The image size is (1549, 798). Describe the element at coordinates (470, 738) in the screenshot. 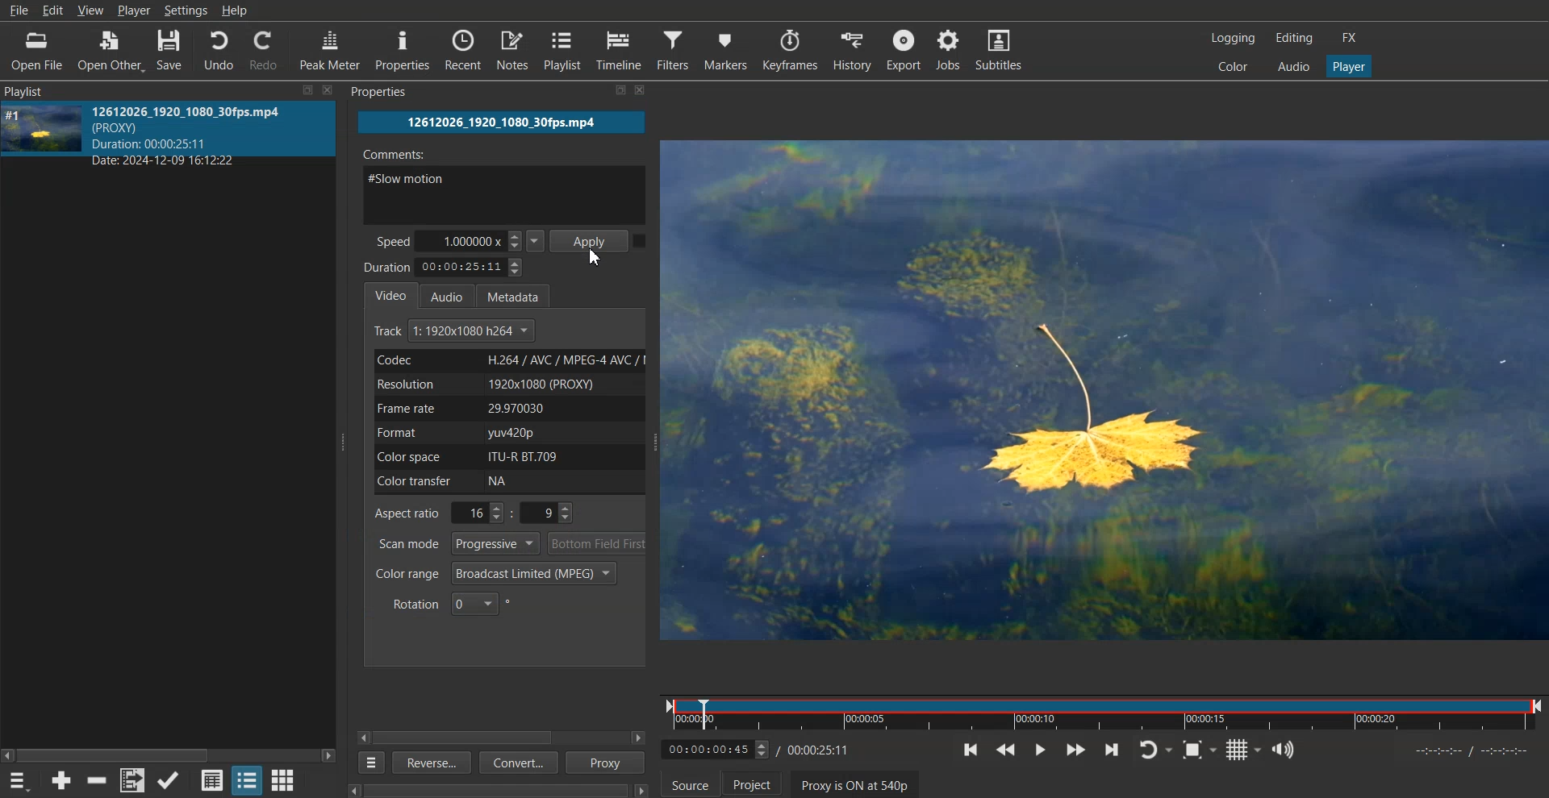

I see `Horizontal Scroll bar` at that location.